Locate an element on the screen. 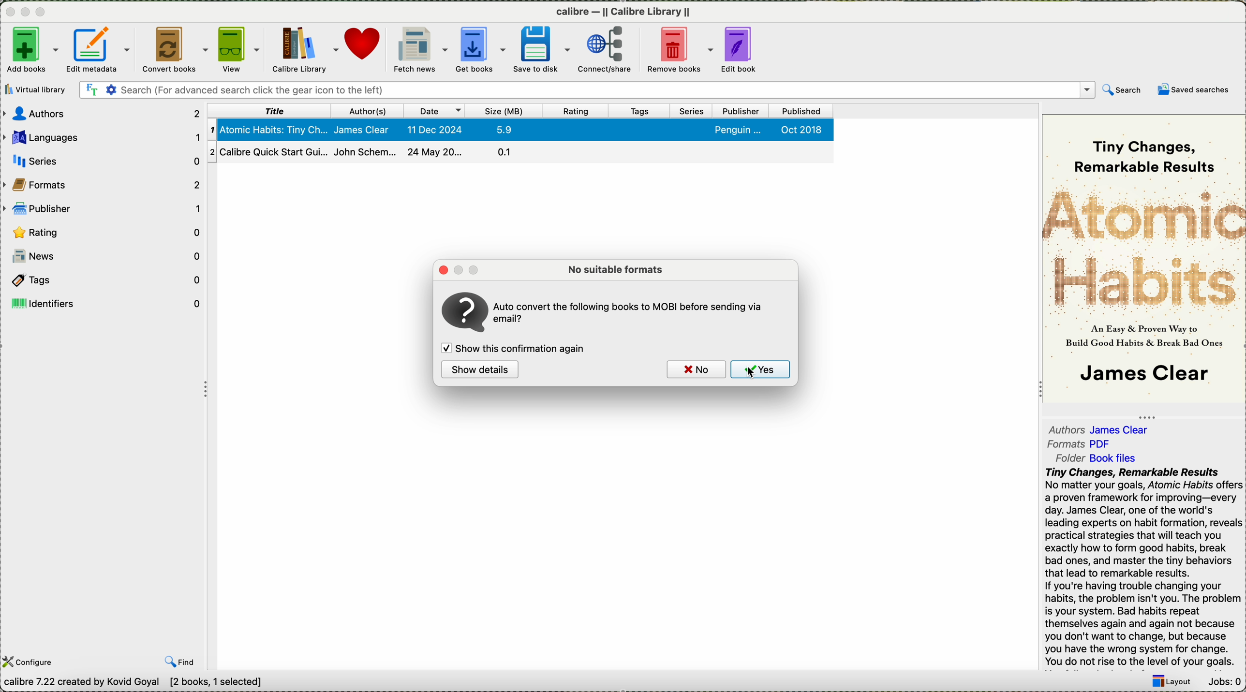 This screenshot has height=692, width=1246. size is located at coordinates (504, 110).